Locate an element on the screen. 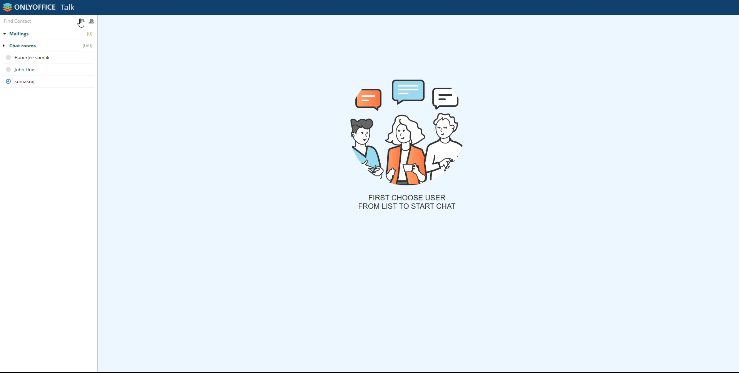  john dow is located at coordinates (26, 69).